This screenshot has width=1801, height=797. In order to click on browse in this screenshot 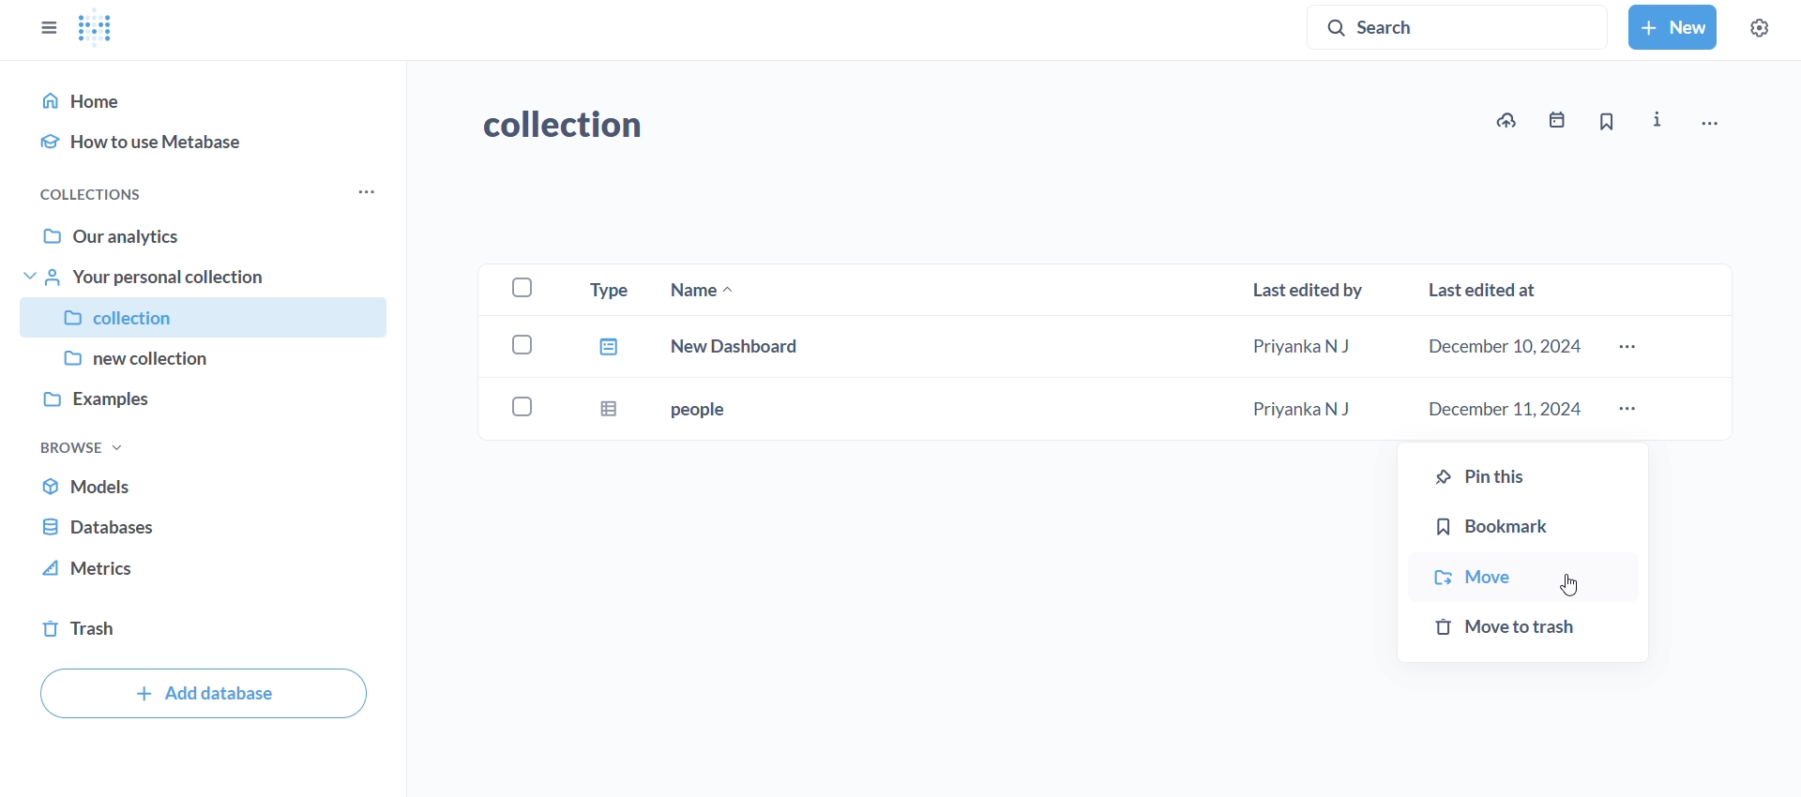, I will do `click(82, 446)`.